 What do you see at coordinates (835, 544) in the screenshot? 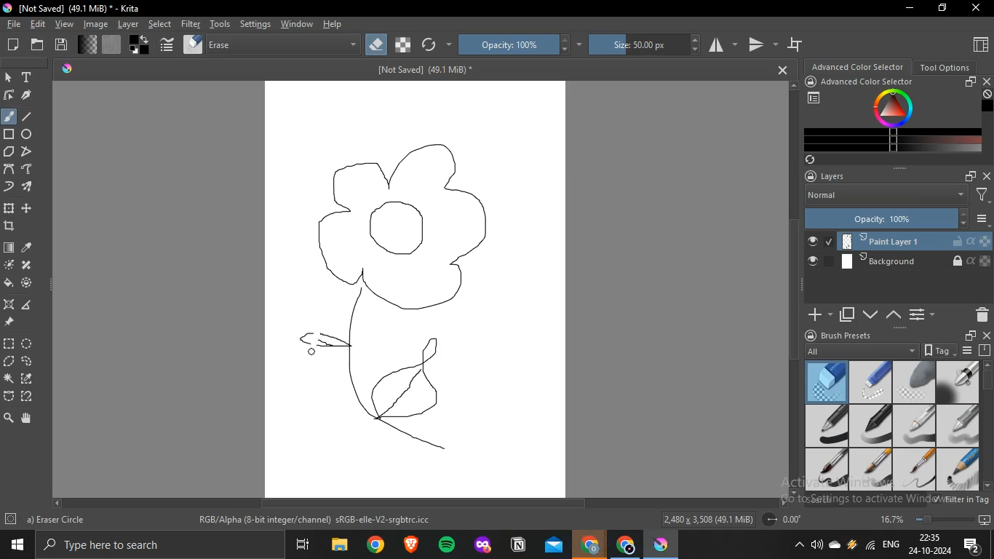
I see `one drive` at bounding box center [835, 544].